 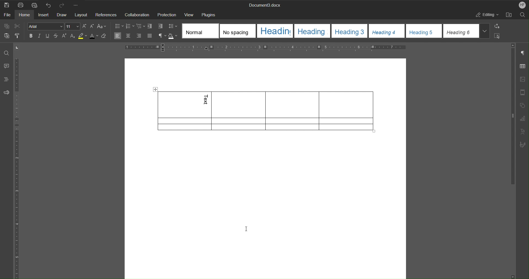 I want to click on Alignments, so click(x=134, y=36).